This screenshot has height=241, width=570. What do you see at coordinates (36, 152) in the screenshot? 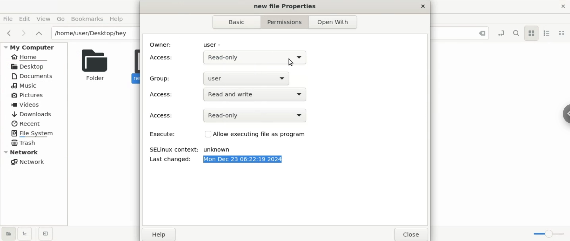
I see `Network` at bounding box center [36, 152].